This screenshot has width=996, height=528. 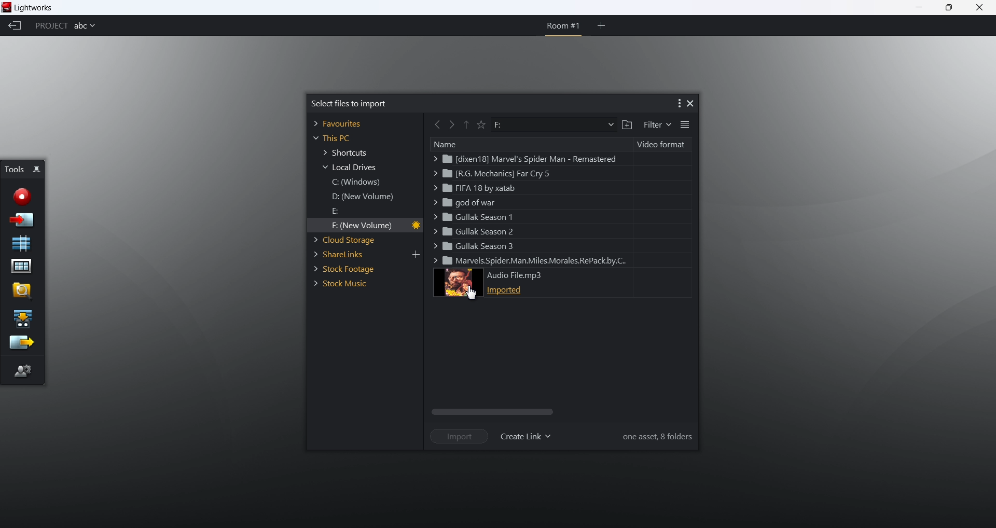 What do you see at coordinates (532, 261) in the screenshot?
I see `miles morales` at bounding box center [532, 261].